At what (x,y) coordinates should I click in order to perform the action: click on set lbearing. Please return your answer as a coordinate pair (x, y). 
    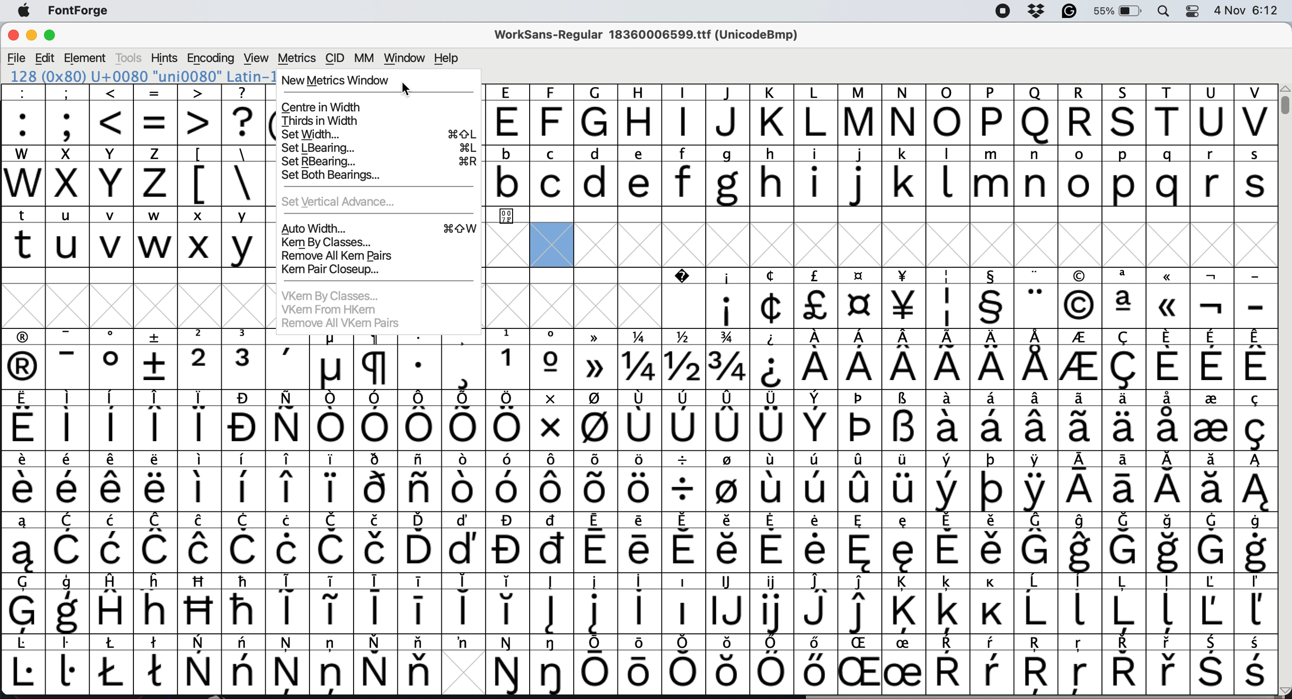
    Looking at the image, I should click on (379, 148).